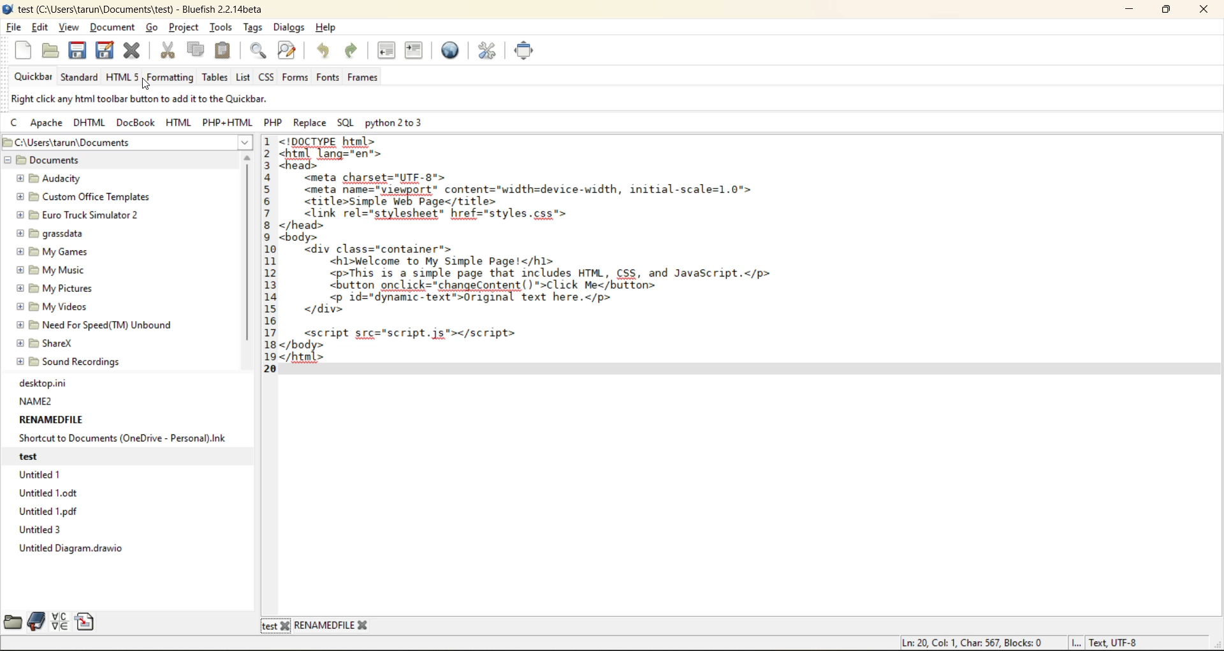 This screenshot has height=651, width=1224. Describe the element at coordinates (386, 50) in the screenshot. I see `unindent` at that location.